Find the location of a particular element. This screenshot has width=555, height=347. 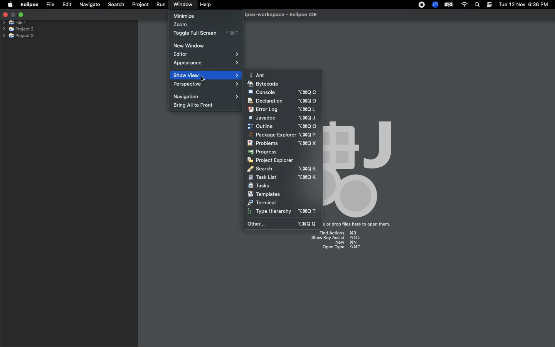

Edit is located at coordinates (67, 5).